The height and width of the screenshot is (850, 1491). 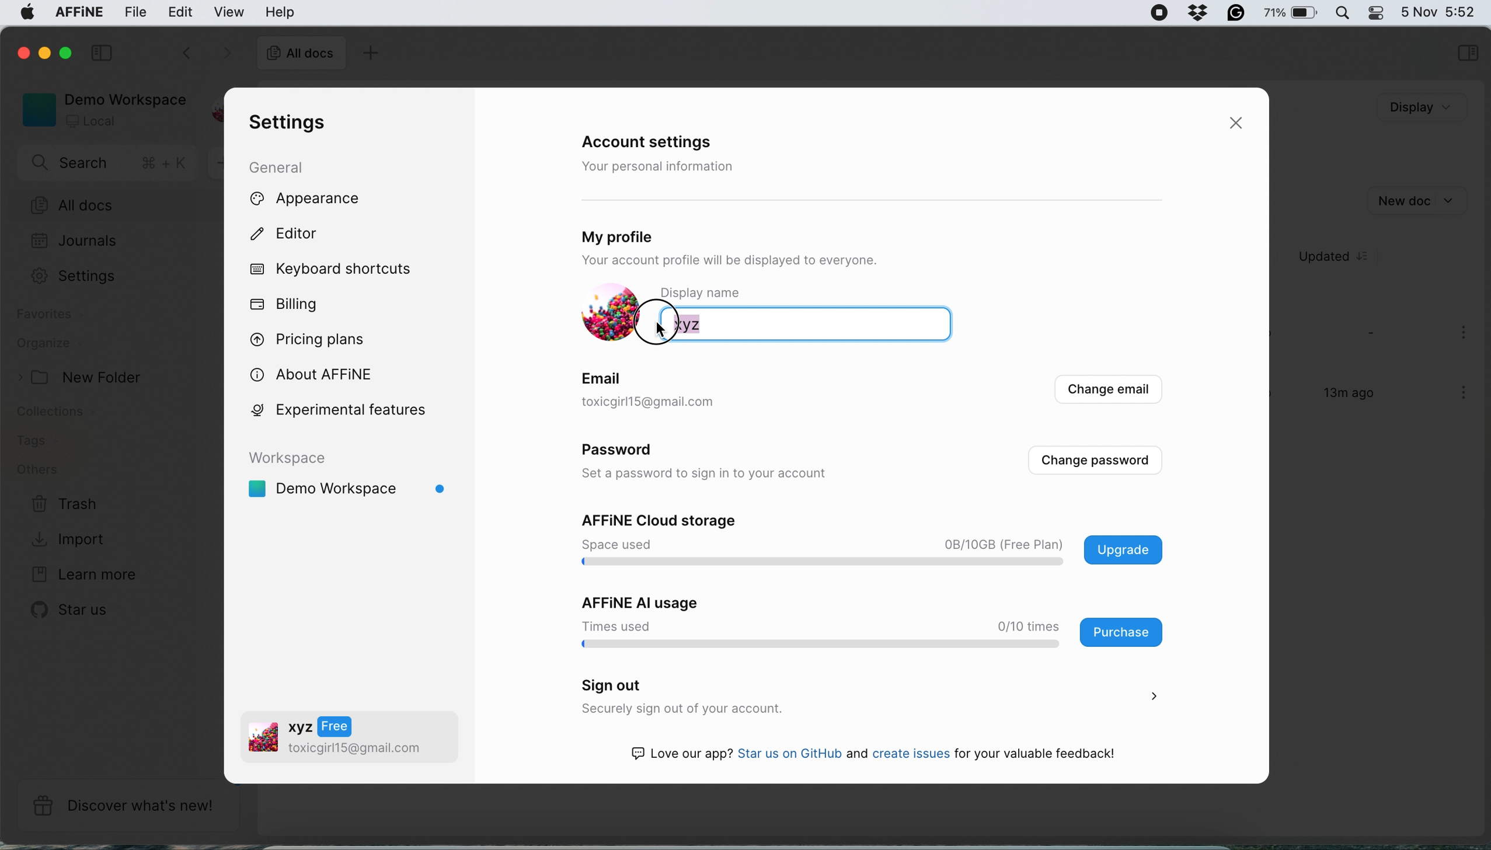 What do you see at coordinates (876, 542) in the screenshot?
I see `affine cloud storage` at bounding box center [876, 542].